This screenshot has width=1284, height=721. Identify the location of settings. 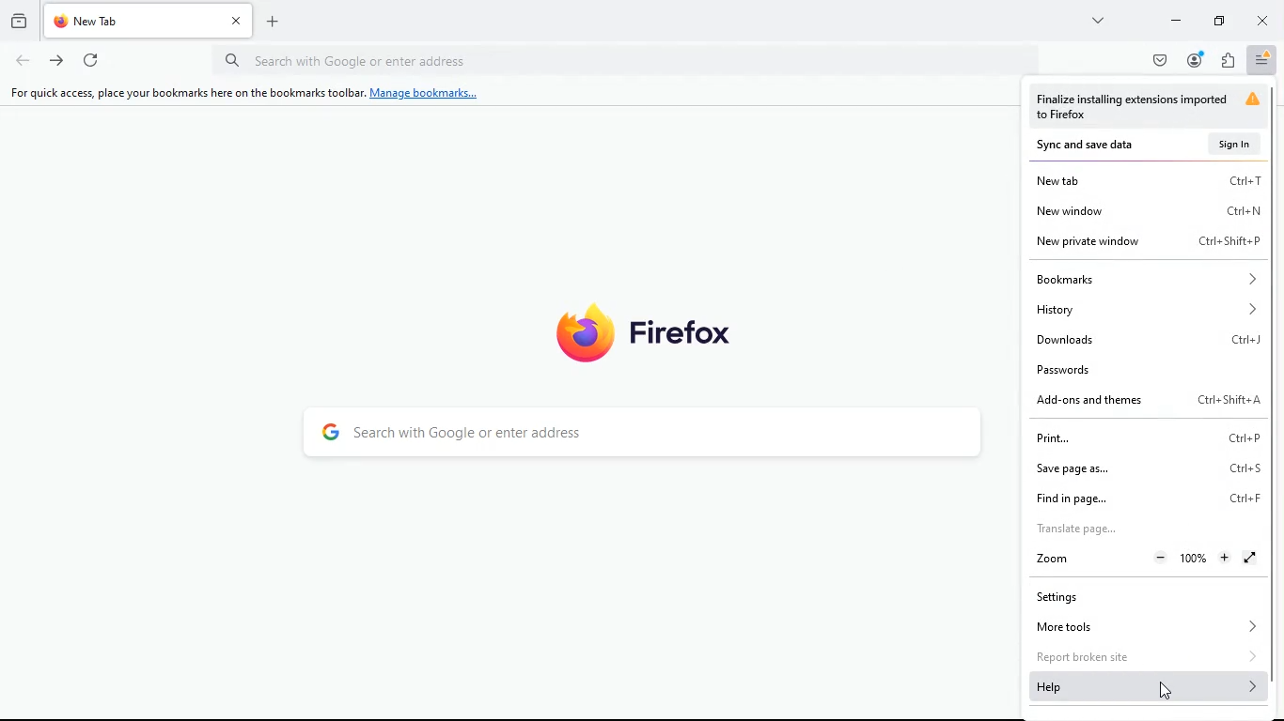
(1149, 596).